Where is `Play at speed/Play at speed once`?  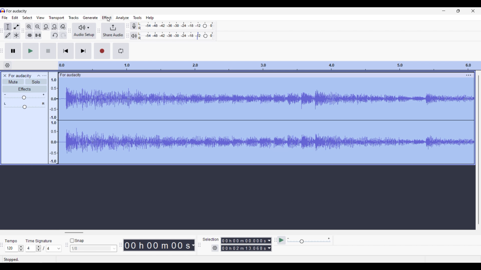 Play at speed/Play at speed once is located at coordinates (281, 240).